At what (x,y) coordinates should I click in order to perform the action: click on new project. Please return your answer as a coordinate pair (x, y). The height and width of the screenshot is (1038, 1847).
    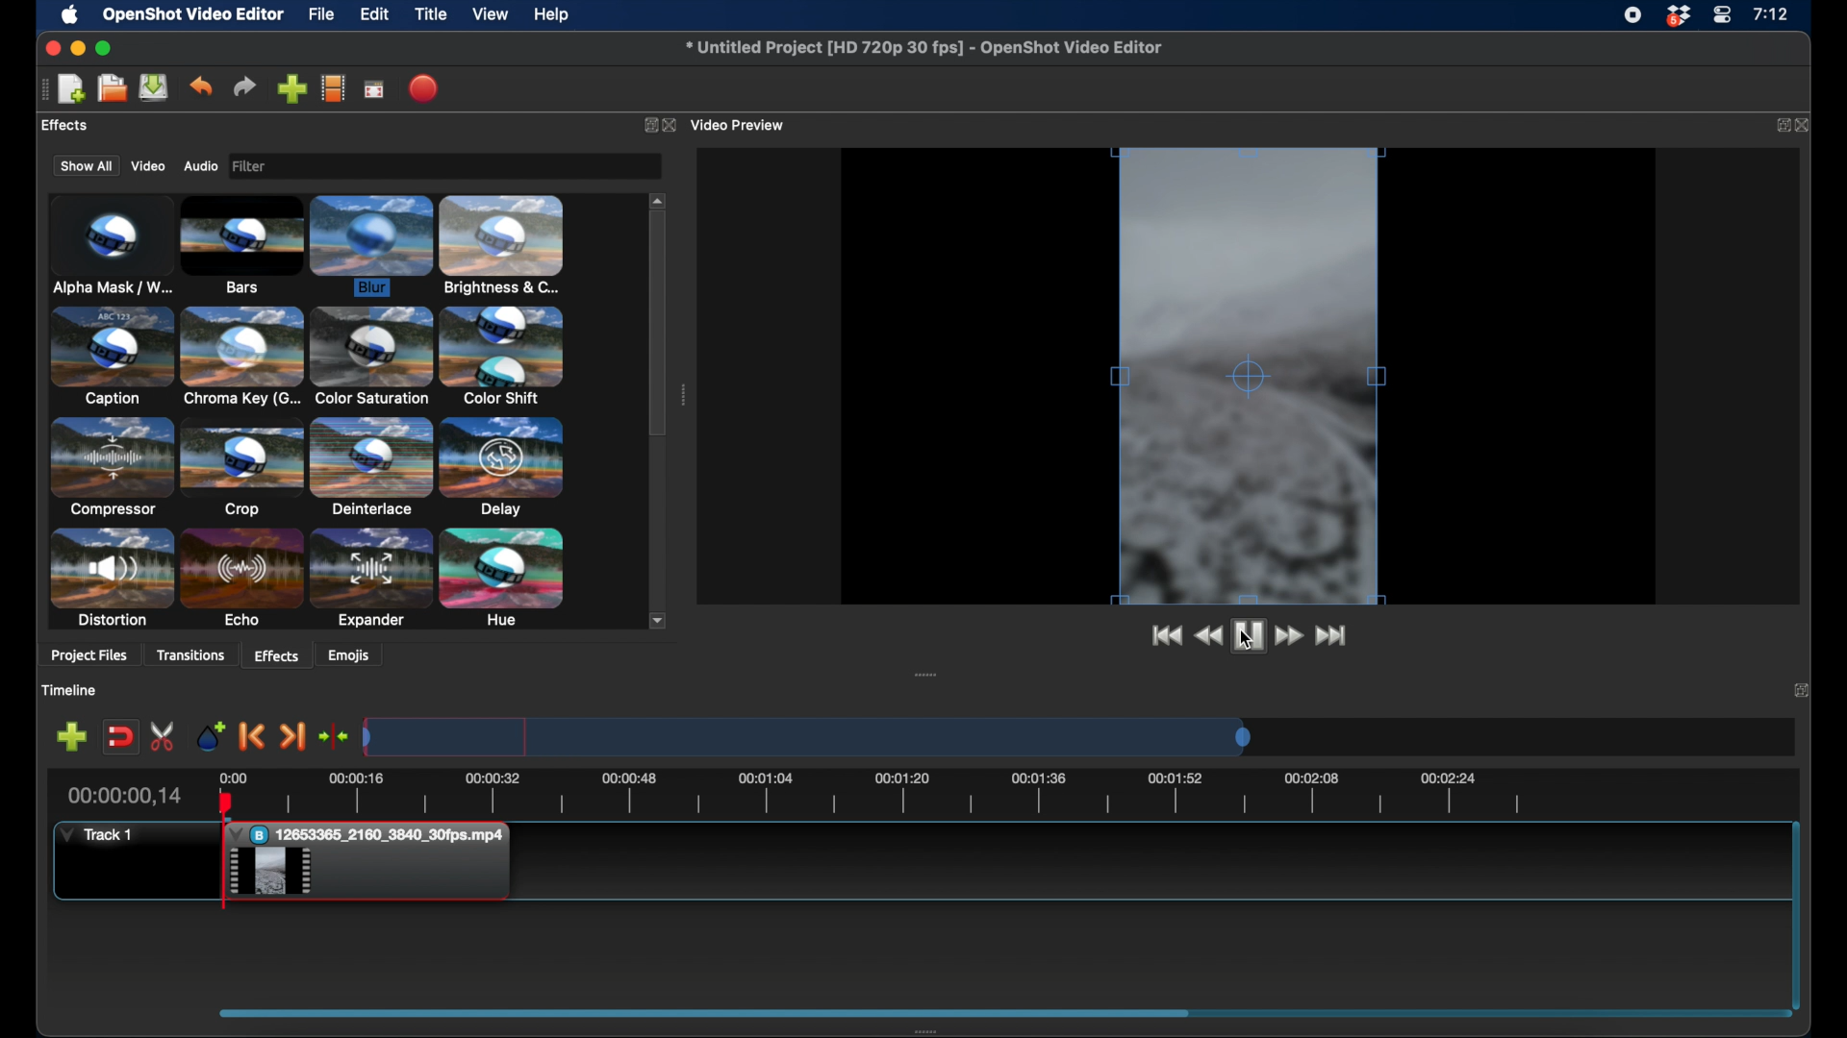
    Looking at the image, I should click on (71, 89).